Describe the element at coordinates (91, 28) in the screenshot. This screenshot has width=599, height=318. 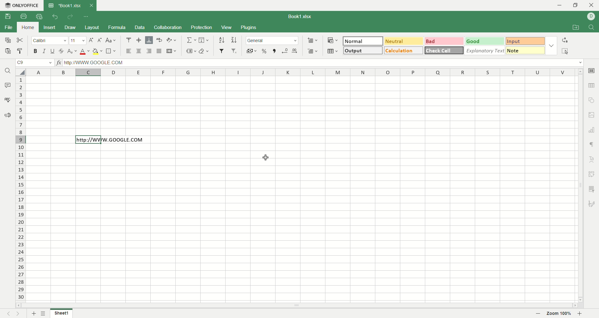
I see `layout` at that location.